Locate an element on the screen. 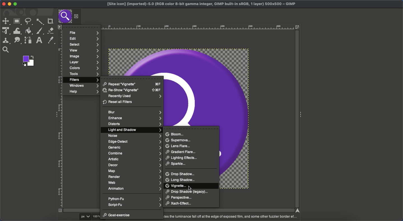  Rectangular selector is located at coordinates (17, 22).